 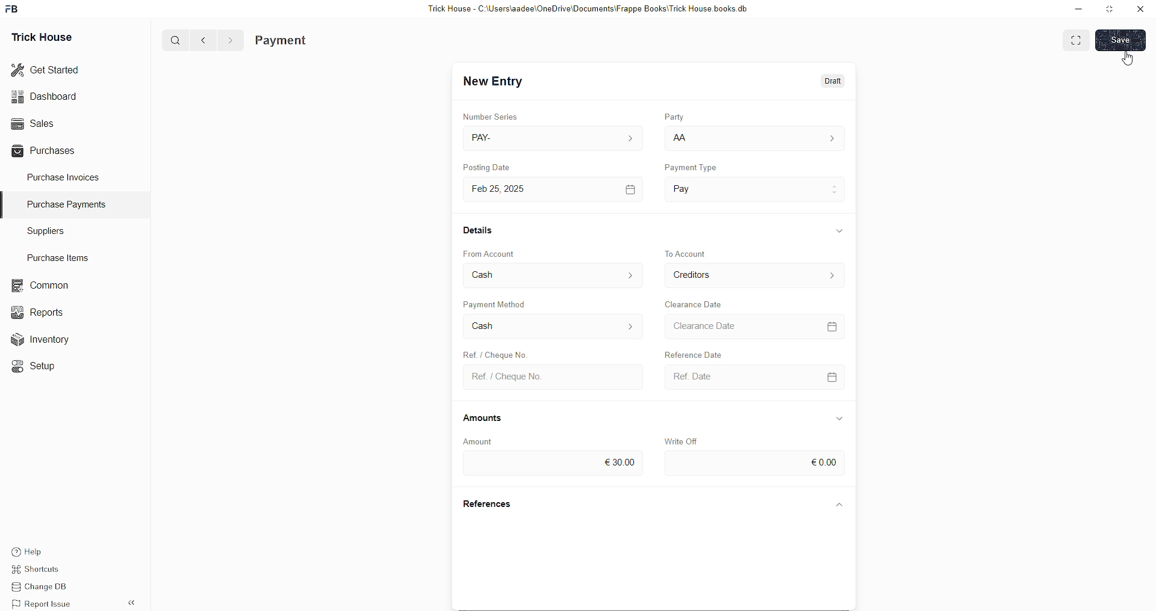 I want to click on Suppliers, so click(x=41, y=230).